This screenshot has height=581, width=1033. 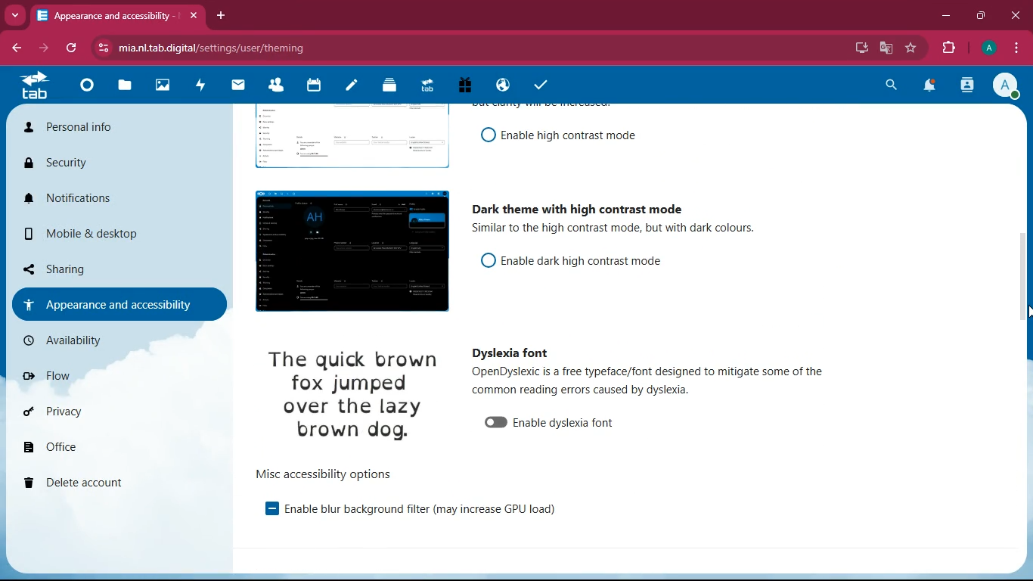 What do you see at coordinates (632, 229) in the screenshot?
I see `description` at bounding box center [632, 229].